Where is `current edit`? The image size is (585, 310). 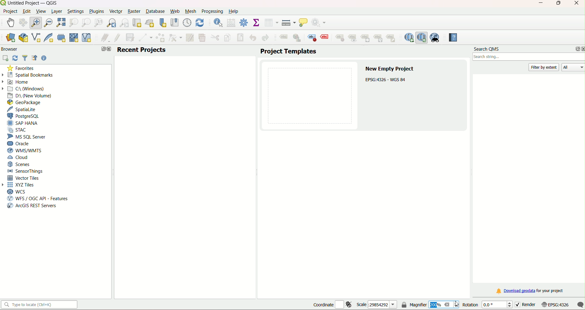 current edit is located at coordinates (104, 38).